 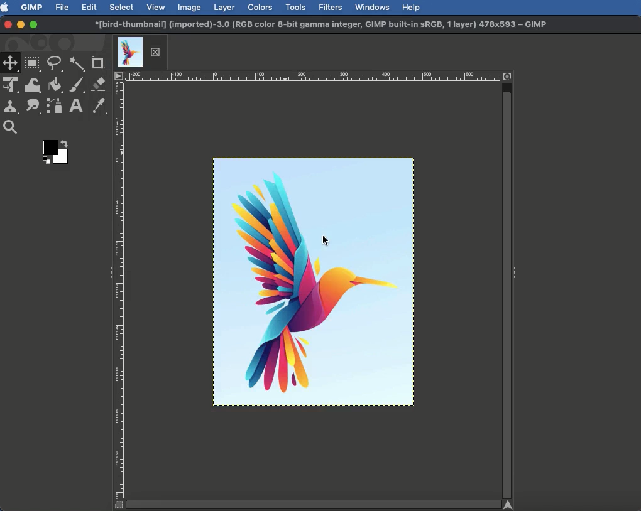 What do you see at coordinates (317, 75) in the screenshot?
I see `Ruler` at bounding box center [317, 75].